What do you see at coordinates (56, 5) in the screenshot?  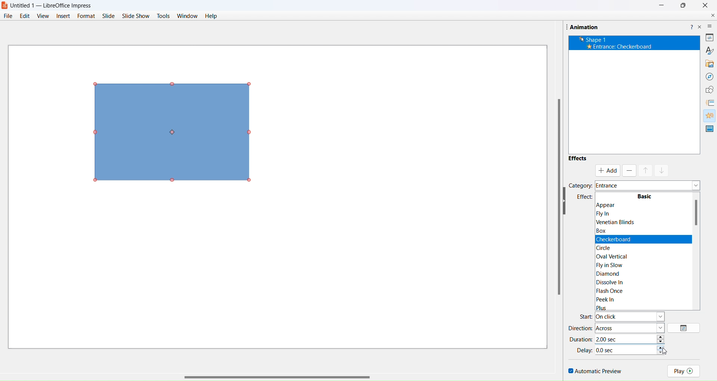 I see `Untitled 1 — LibreOffice Impress` at bounding box center [56, 5].